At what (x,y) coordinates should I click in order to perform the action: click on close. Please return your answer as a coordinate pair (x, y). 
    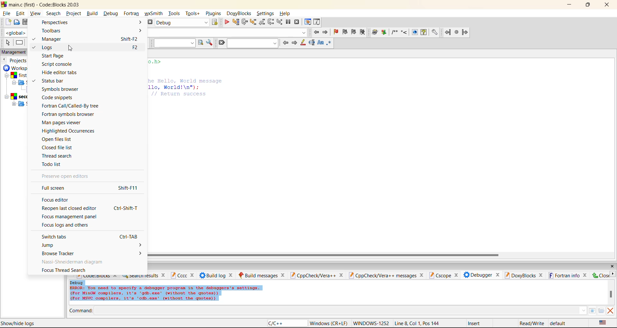
    Looking at the image, I should click on (600, 275).